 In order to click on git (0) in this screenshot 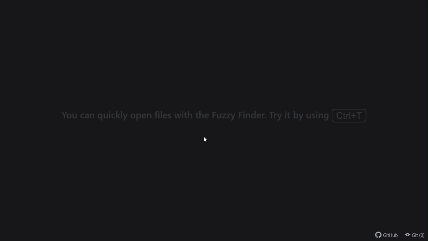, I will do `click(415, 236)`.